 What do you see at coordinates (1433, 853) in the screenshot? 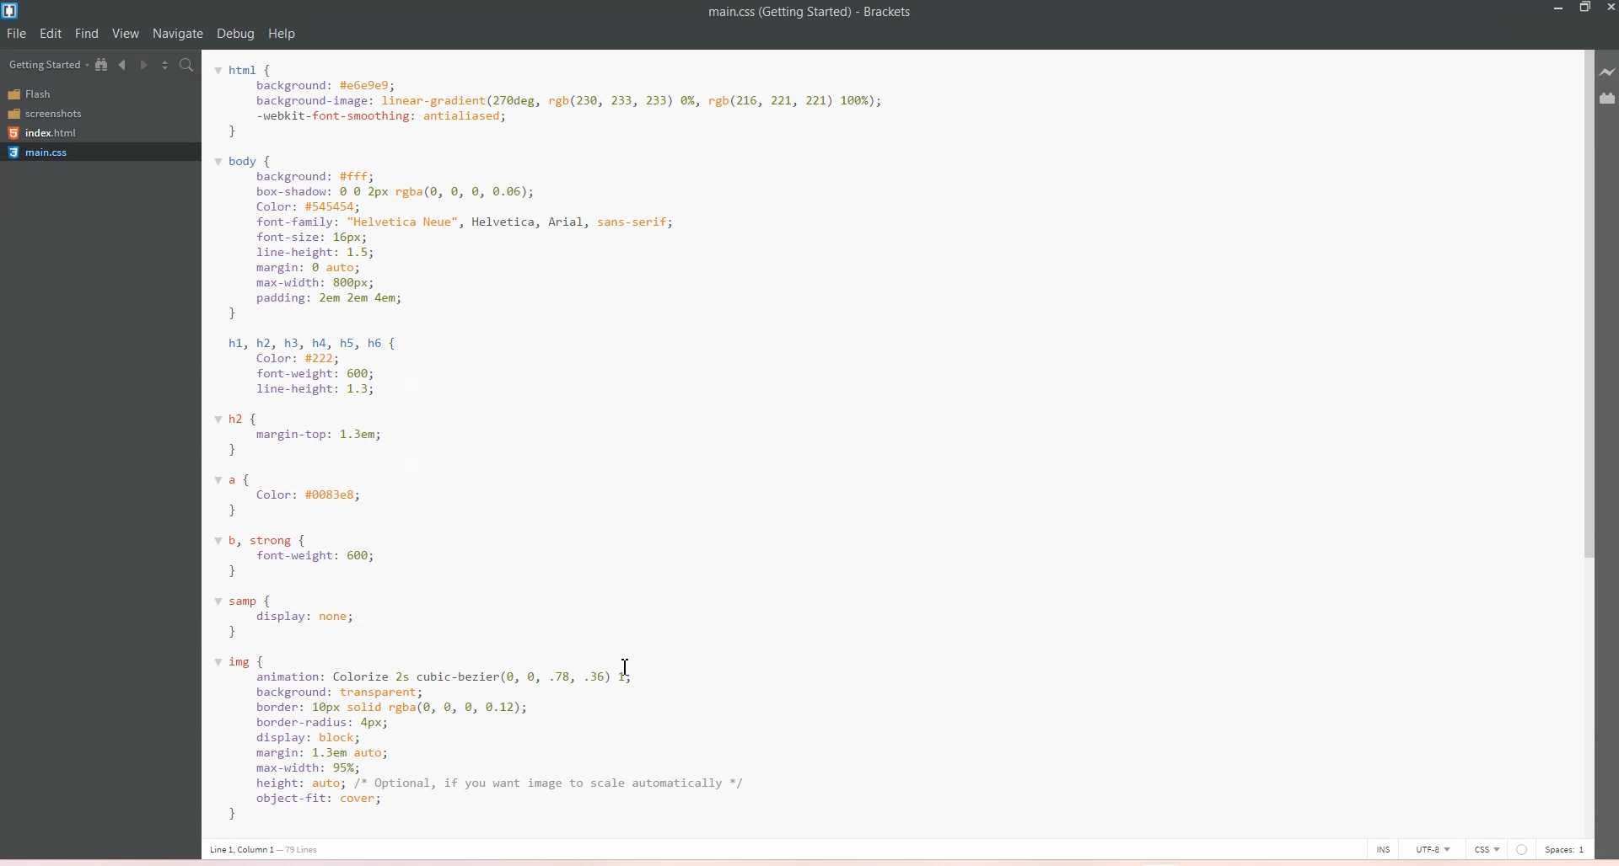
I see `UTF-8` at bounding box center [1433, 853].